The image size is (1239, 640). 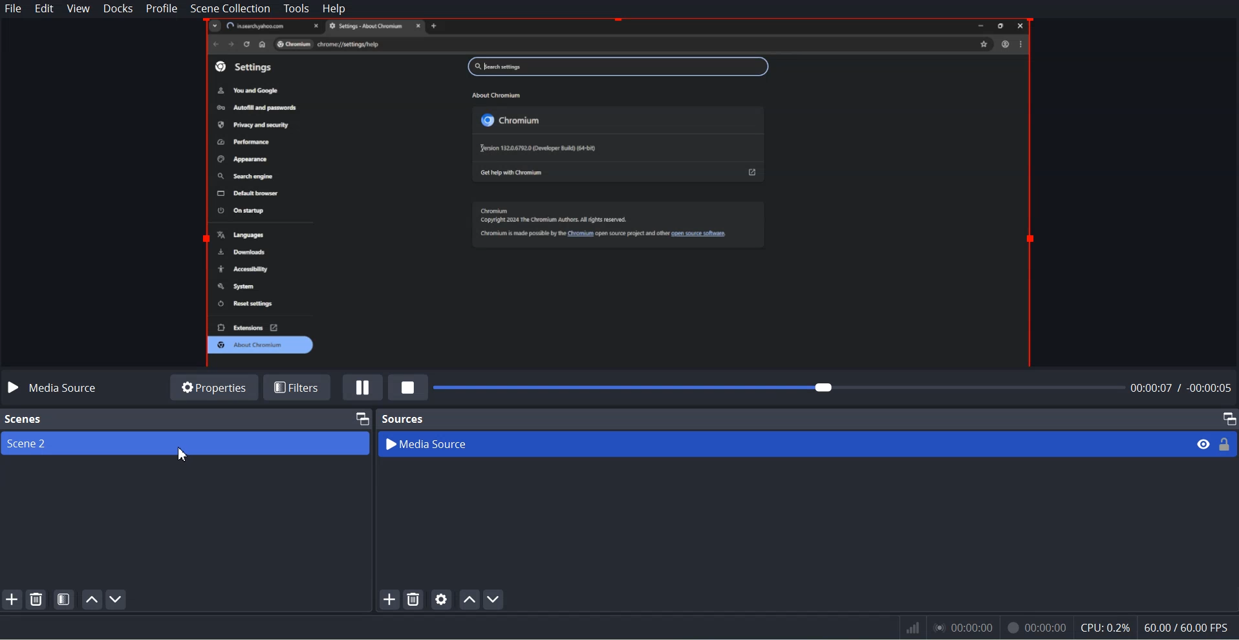 I want to click on Tools, so click(x=296, y=8).